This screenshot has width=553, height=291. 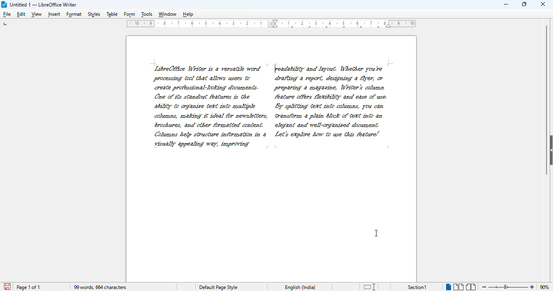 What do you see at coordinates (369, 287) in the screenshot?
I see `standard selection` at bounding box center [369, 287].